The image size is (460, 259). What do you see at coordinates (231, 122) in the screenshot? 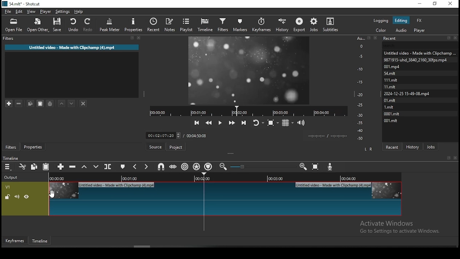
I see `play quickly forwards` at bounding box center [231, 122].